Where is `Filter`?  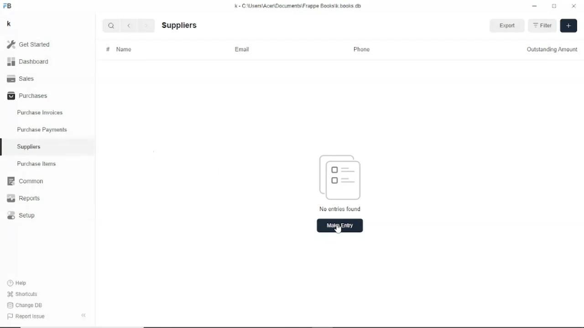
Filter is located at coordinates (543, 26).